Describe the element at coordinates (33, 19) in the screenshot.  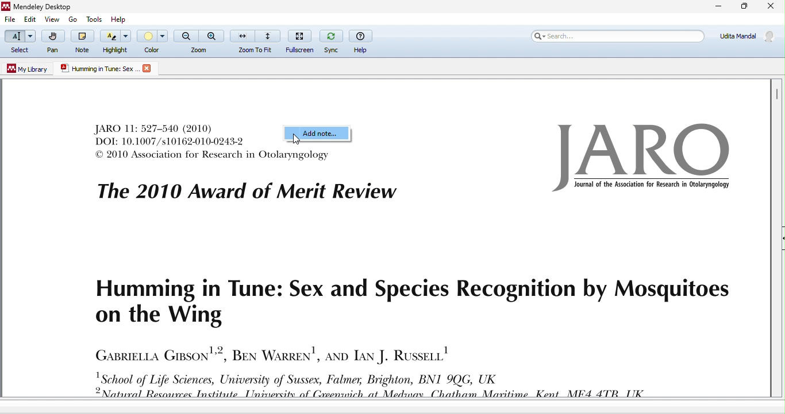
I see `edit` at that location.